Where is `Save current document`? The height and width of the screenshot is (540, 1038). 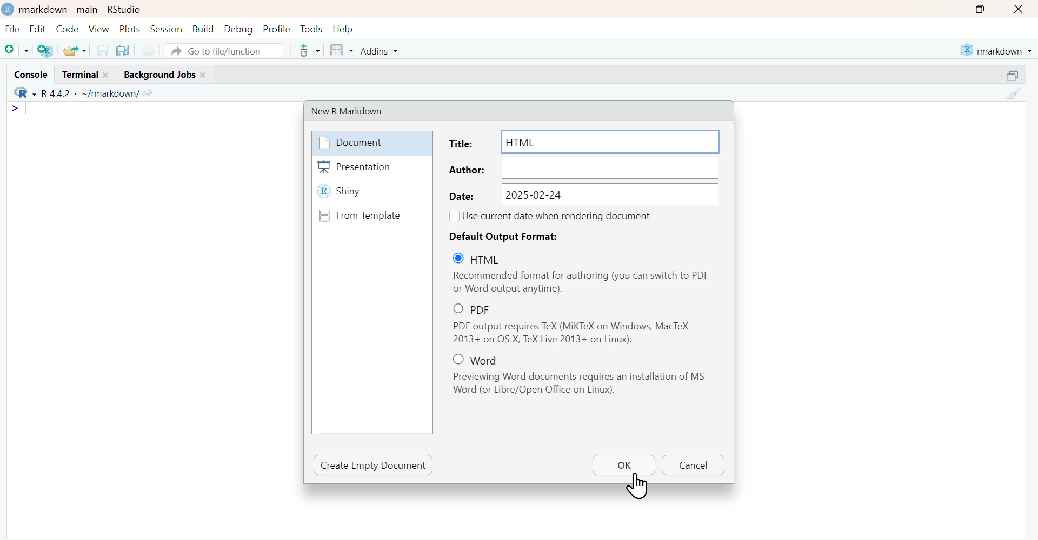
Save current document is located at coordinates (102, 50).